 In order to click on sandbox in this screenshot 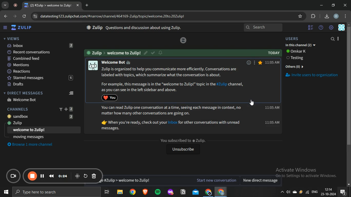, I will do `click(43, 116)`.